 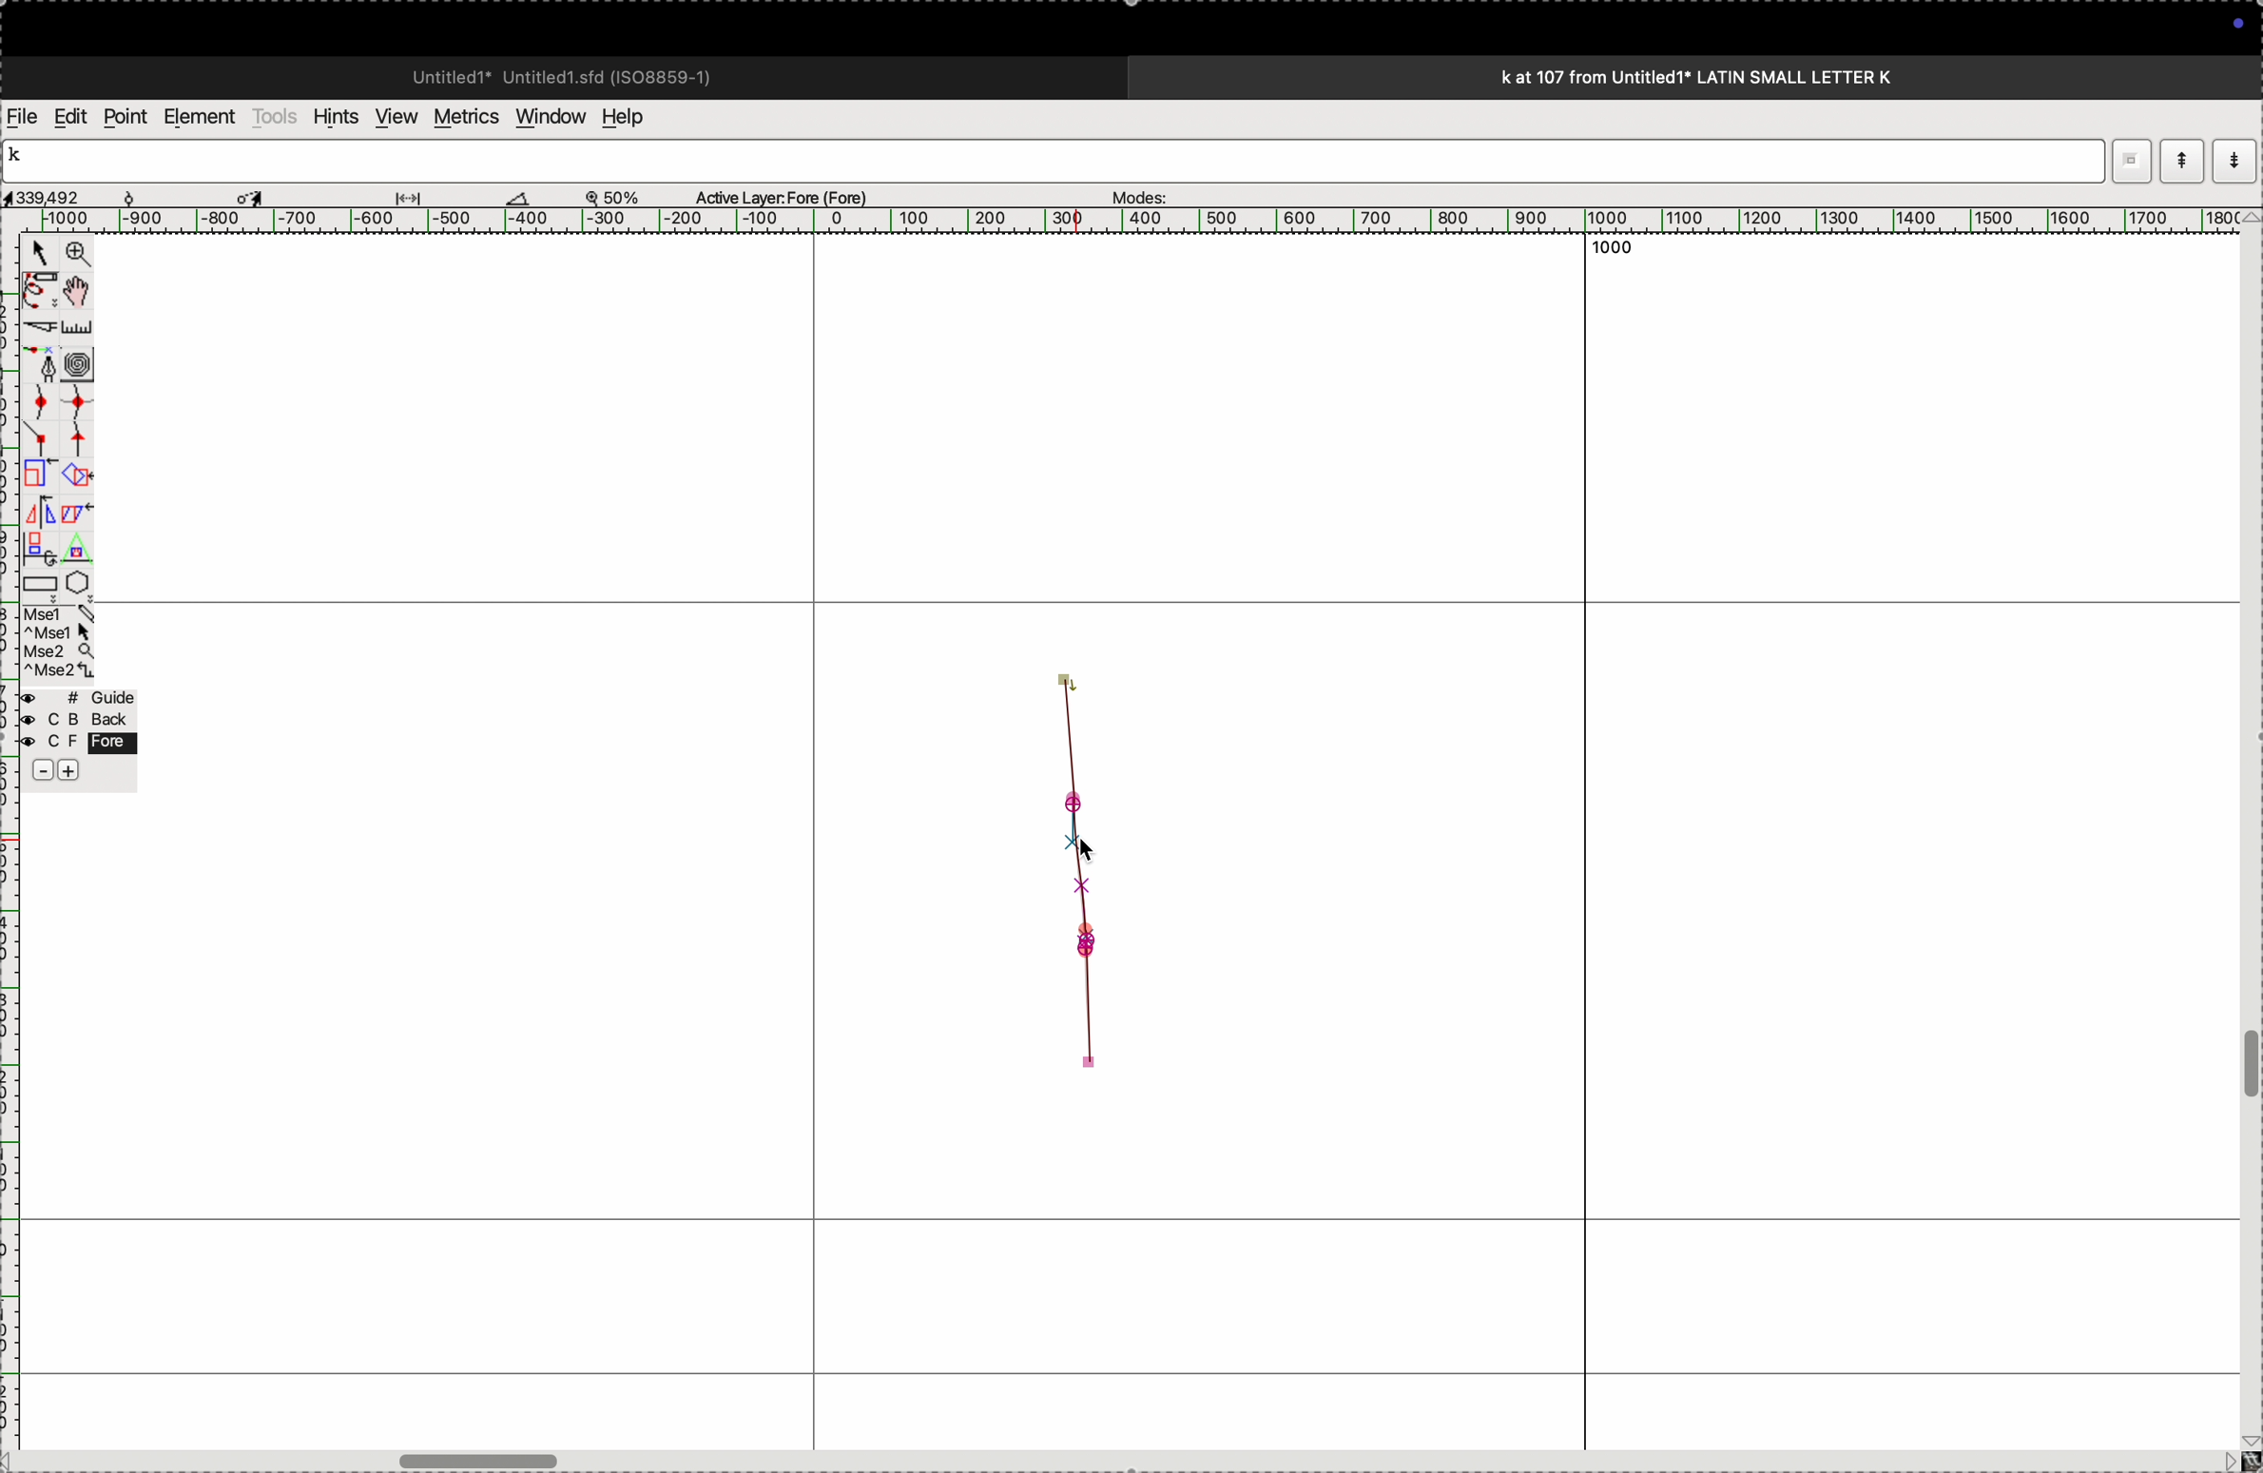 What do you see at coordinates (77, 736) in the screenshot?
I see `Guide` at bounding box center [77, 736].